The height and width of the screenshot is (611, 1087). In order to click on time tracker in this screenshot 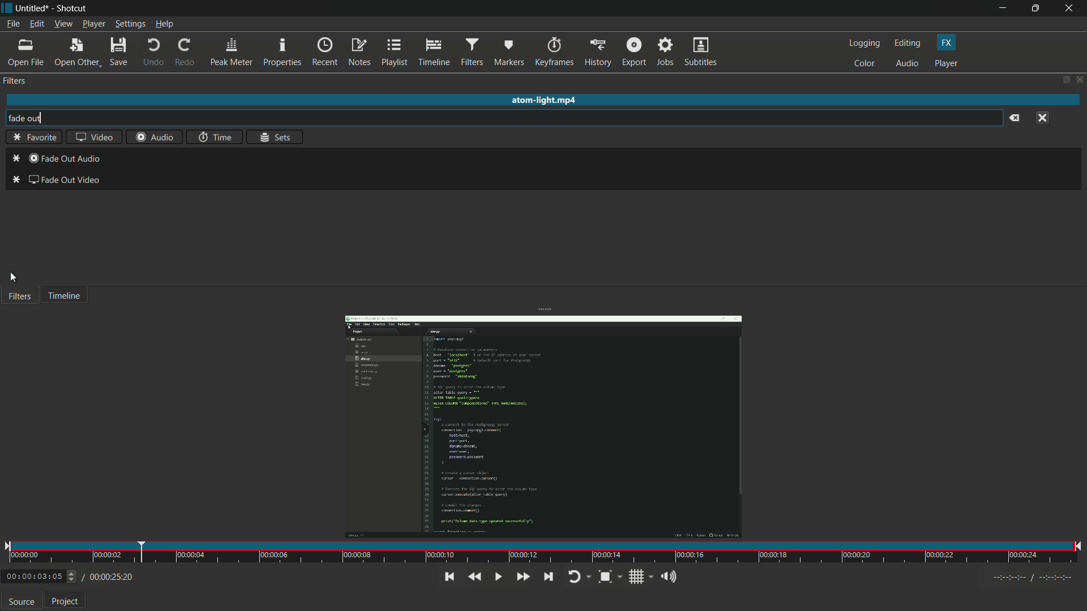, I will do `click(543, 553)`.